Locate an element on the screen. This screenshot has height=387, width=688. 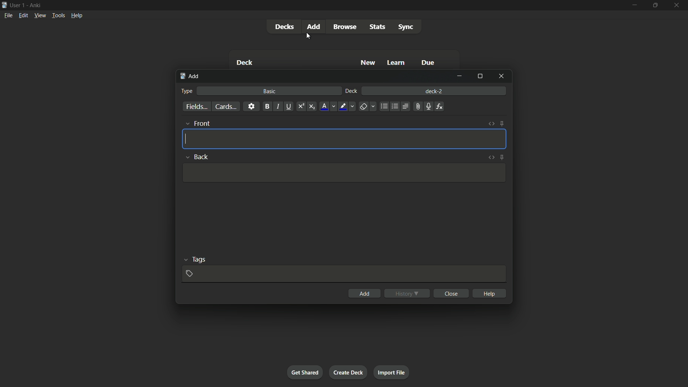
unordered list is located at coordinates (383, 106).